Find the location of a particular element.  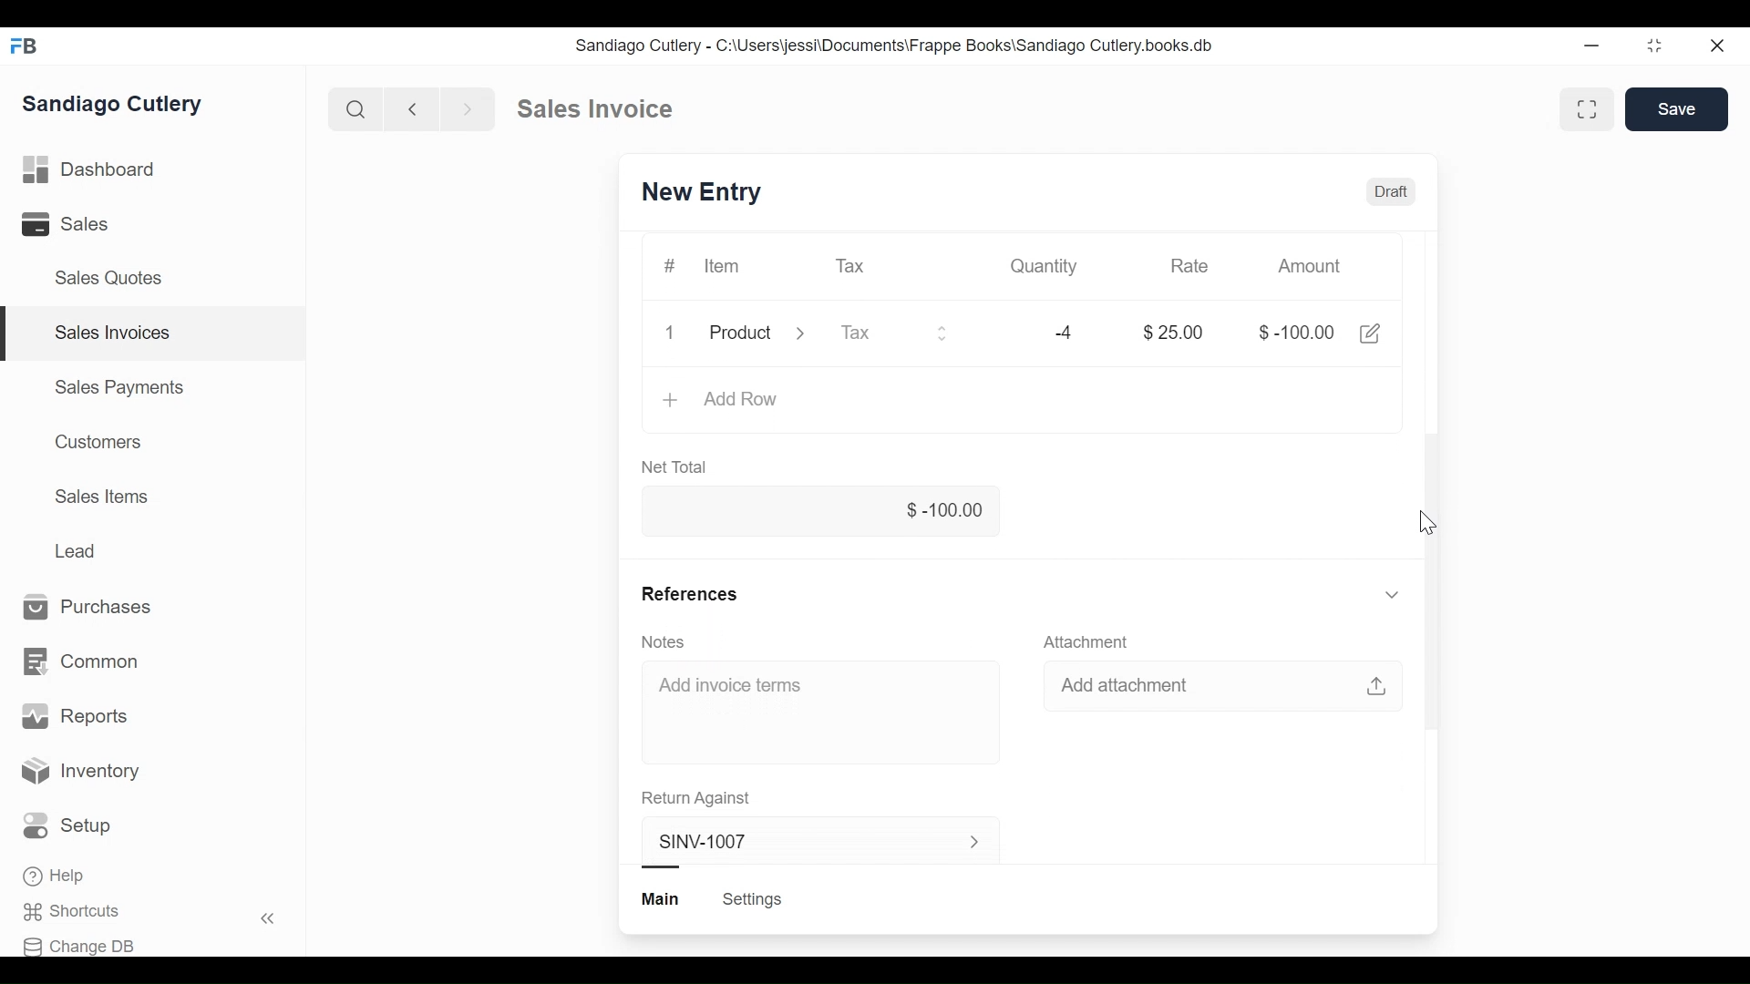

 Change DB is located at coordinates (80, 946).